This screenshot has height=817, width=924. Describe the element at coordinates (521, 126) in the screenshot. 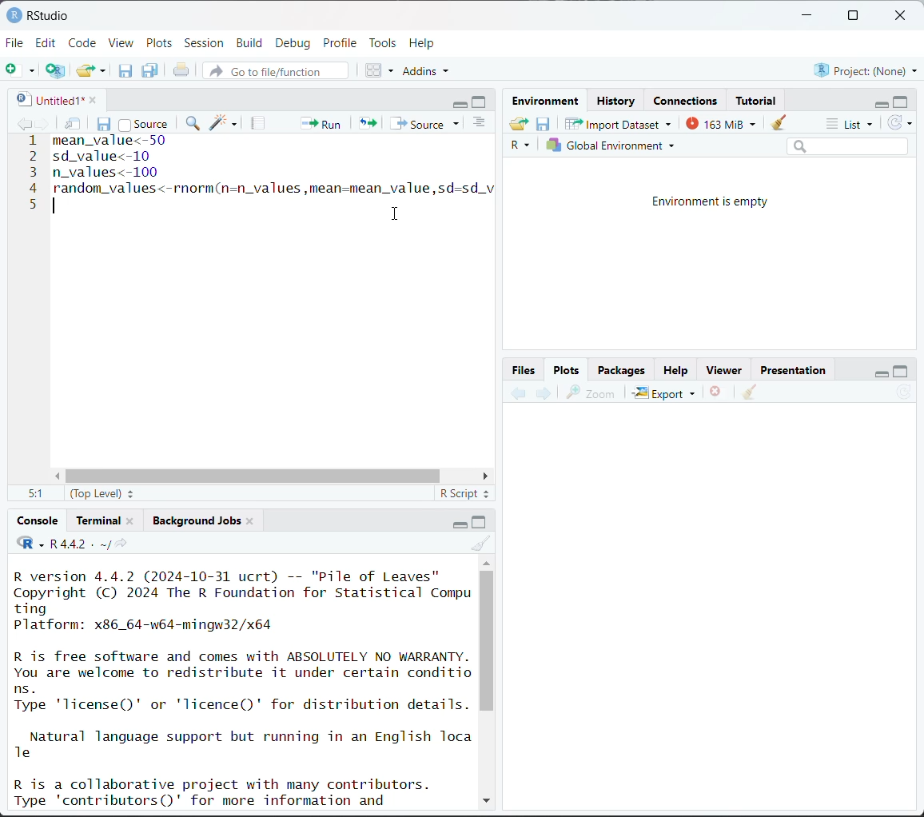

I see `load workspace` at that location.